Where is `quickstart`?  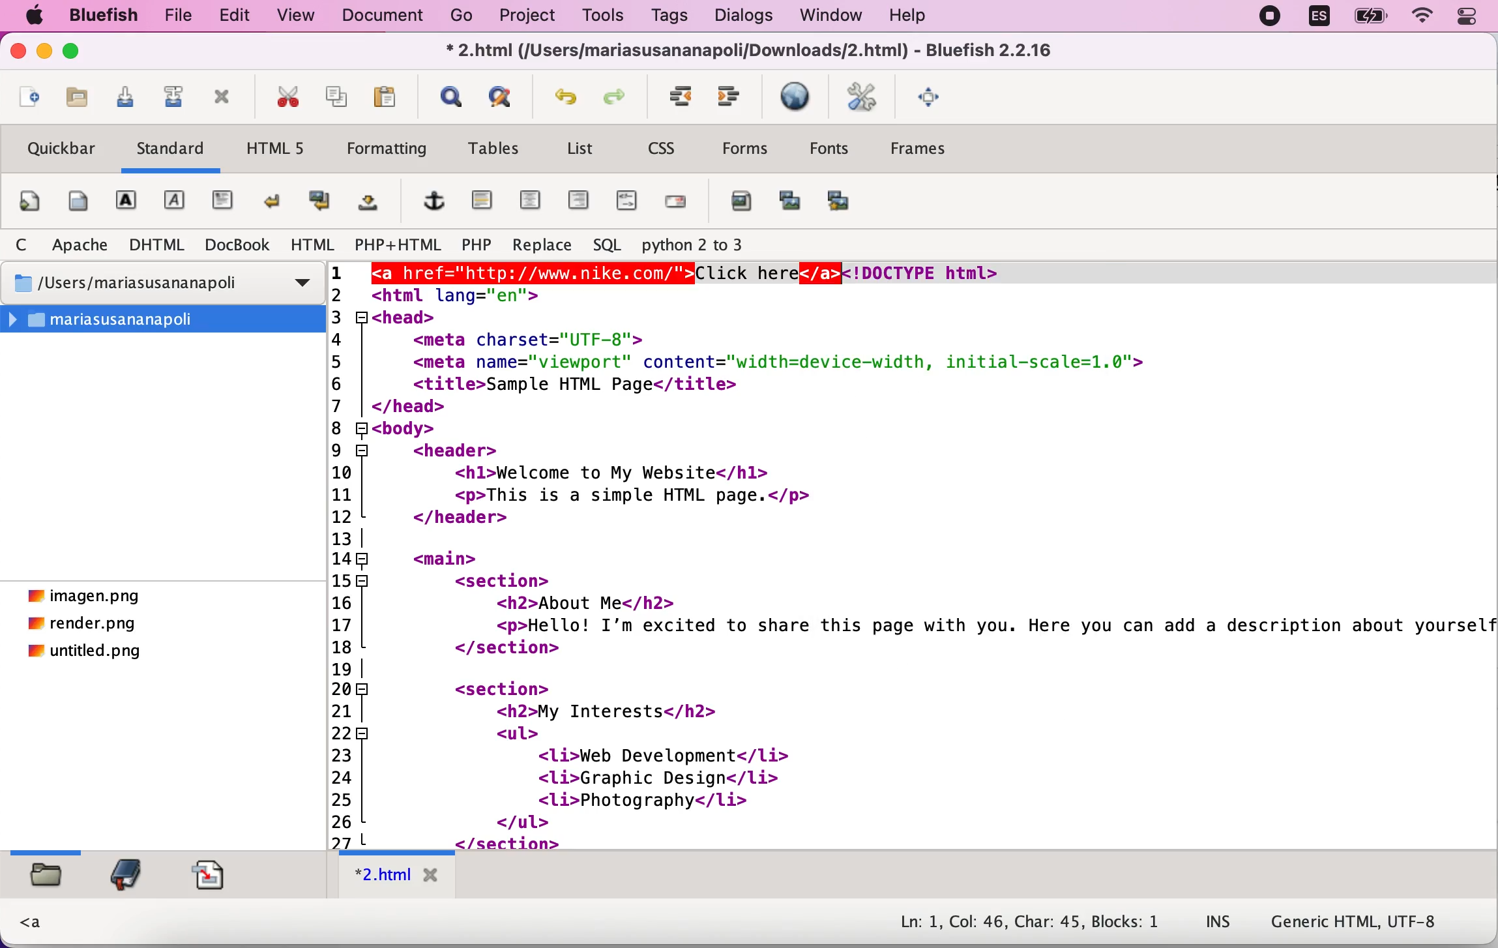
quickstart is located at coordinates (29, 201).